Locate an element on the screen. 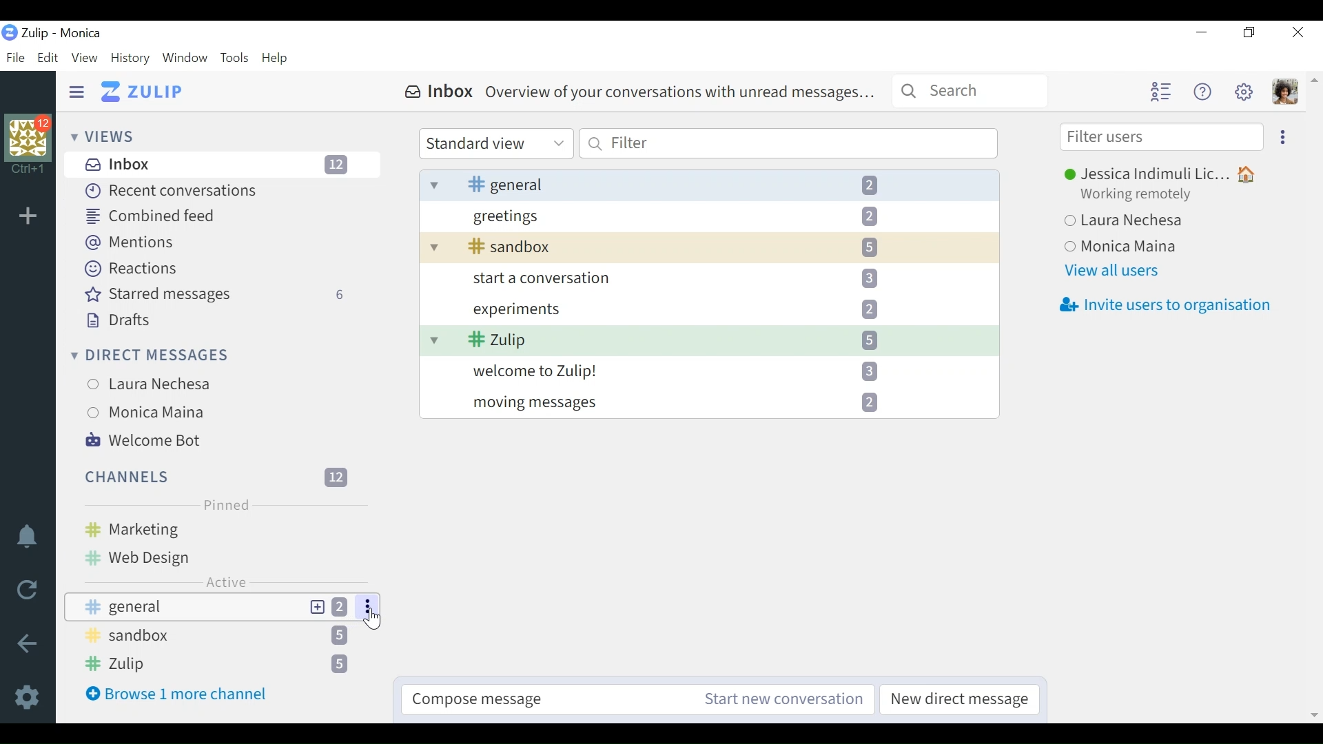 The height and width of the screenshot is (744, 1323). Filter is located at coordinates (788, 143).